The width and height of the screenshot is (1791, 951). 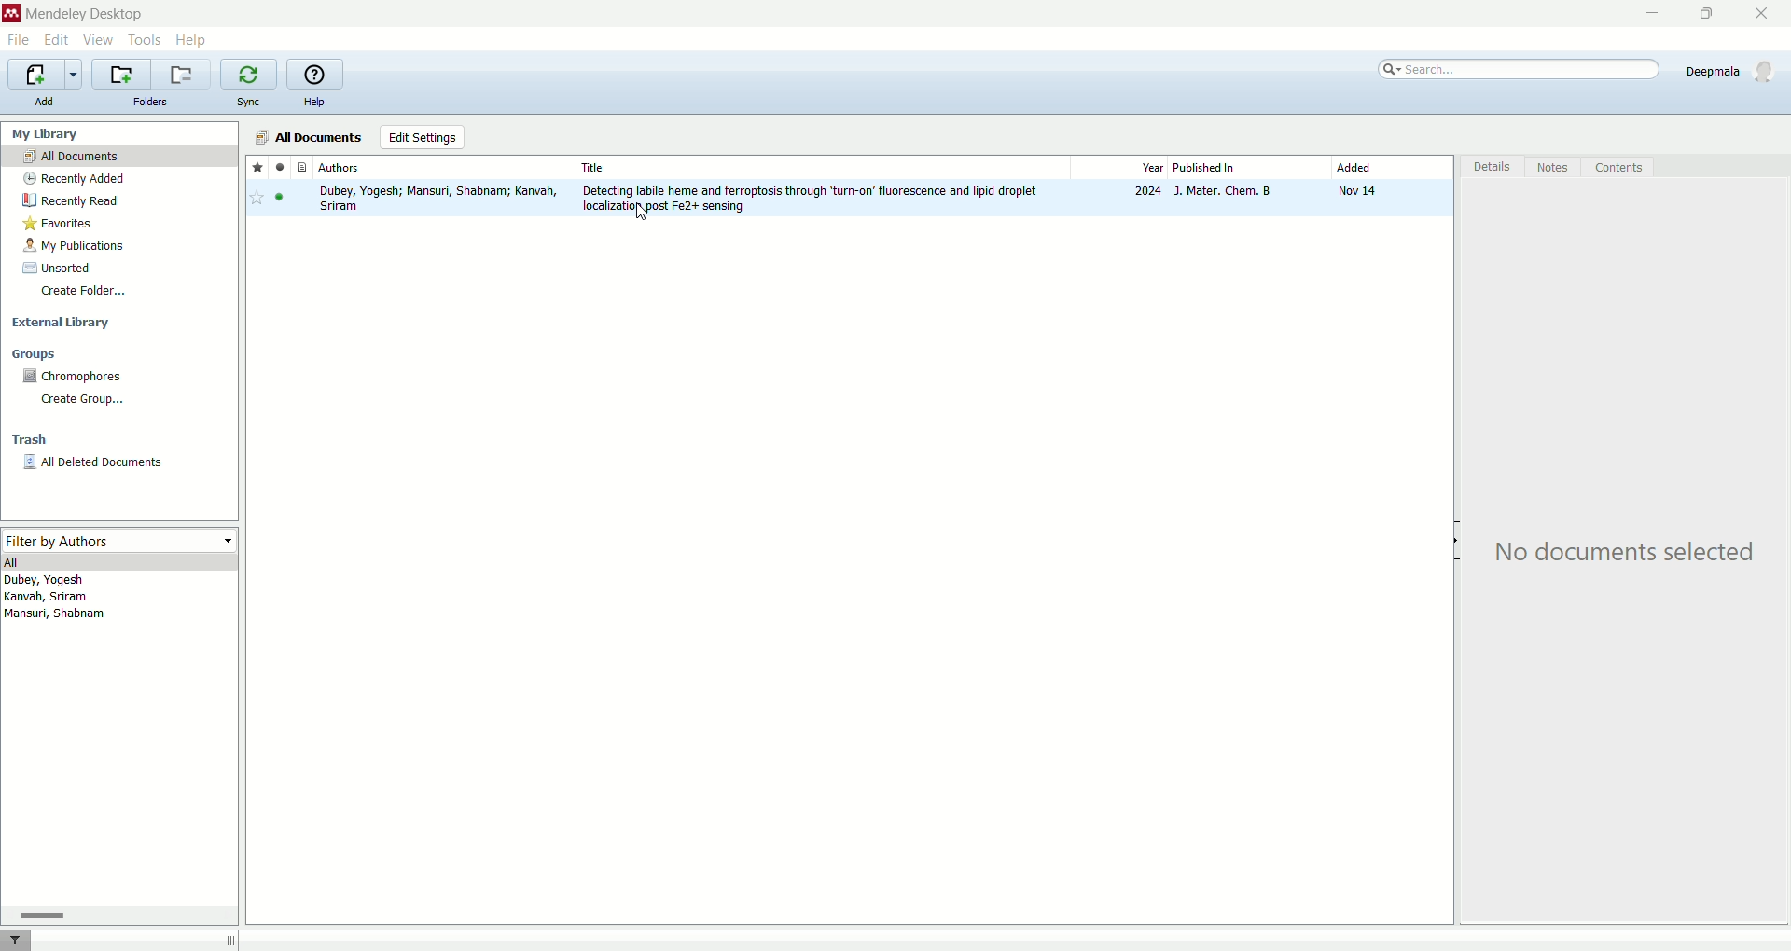 I want to click on trash, so click(x=27, y=441).